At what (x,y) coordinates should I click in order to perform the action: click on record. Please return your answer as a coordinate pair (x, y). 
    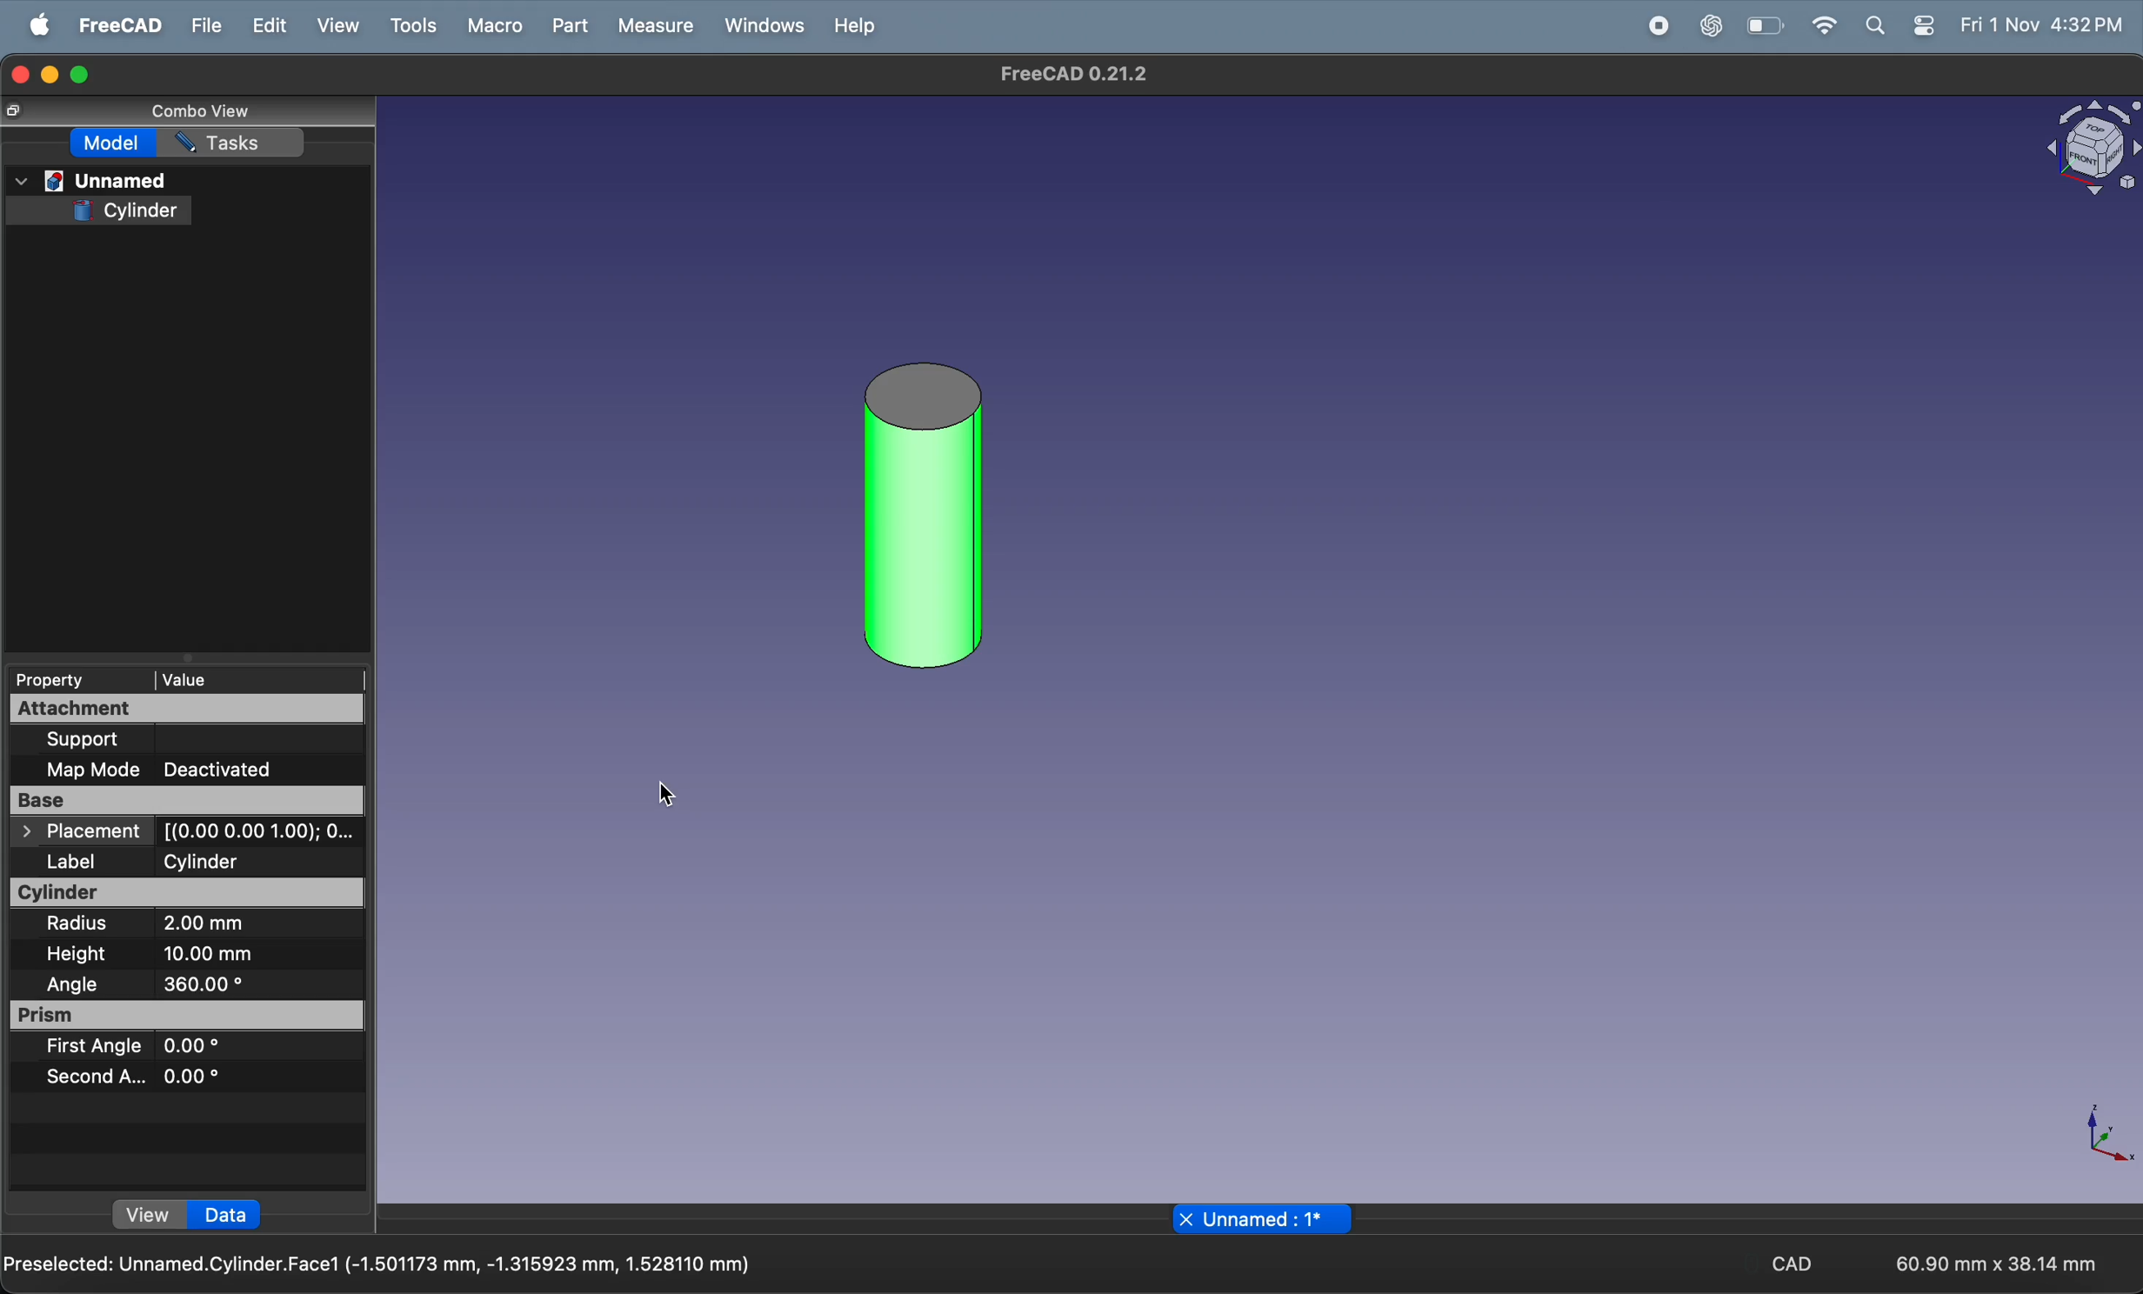
    Looking at the image, I should click on (1653, 26).